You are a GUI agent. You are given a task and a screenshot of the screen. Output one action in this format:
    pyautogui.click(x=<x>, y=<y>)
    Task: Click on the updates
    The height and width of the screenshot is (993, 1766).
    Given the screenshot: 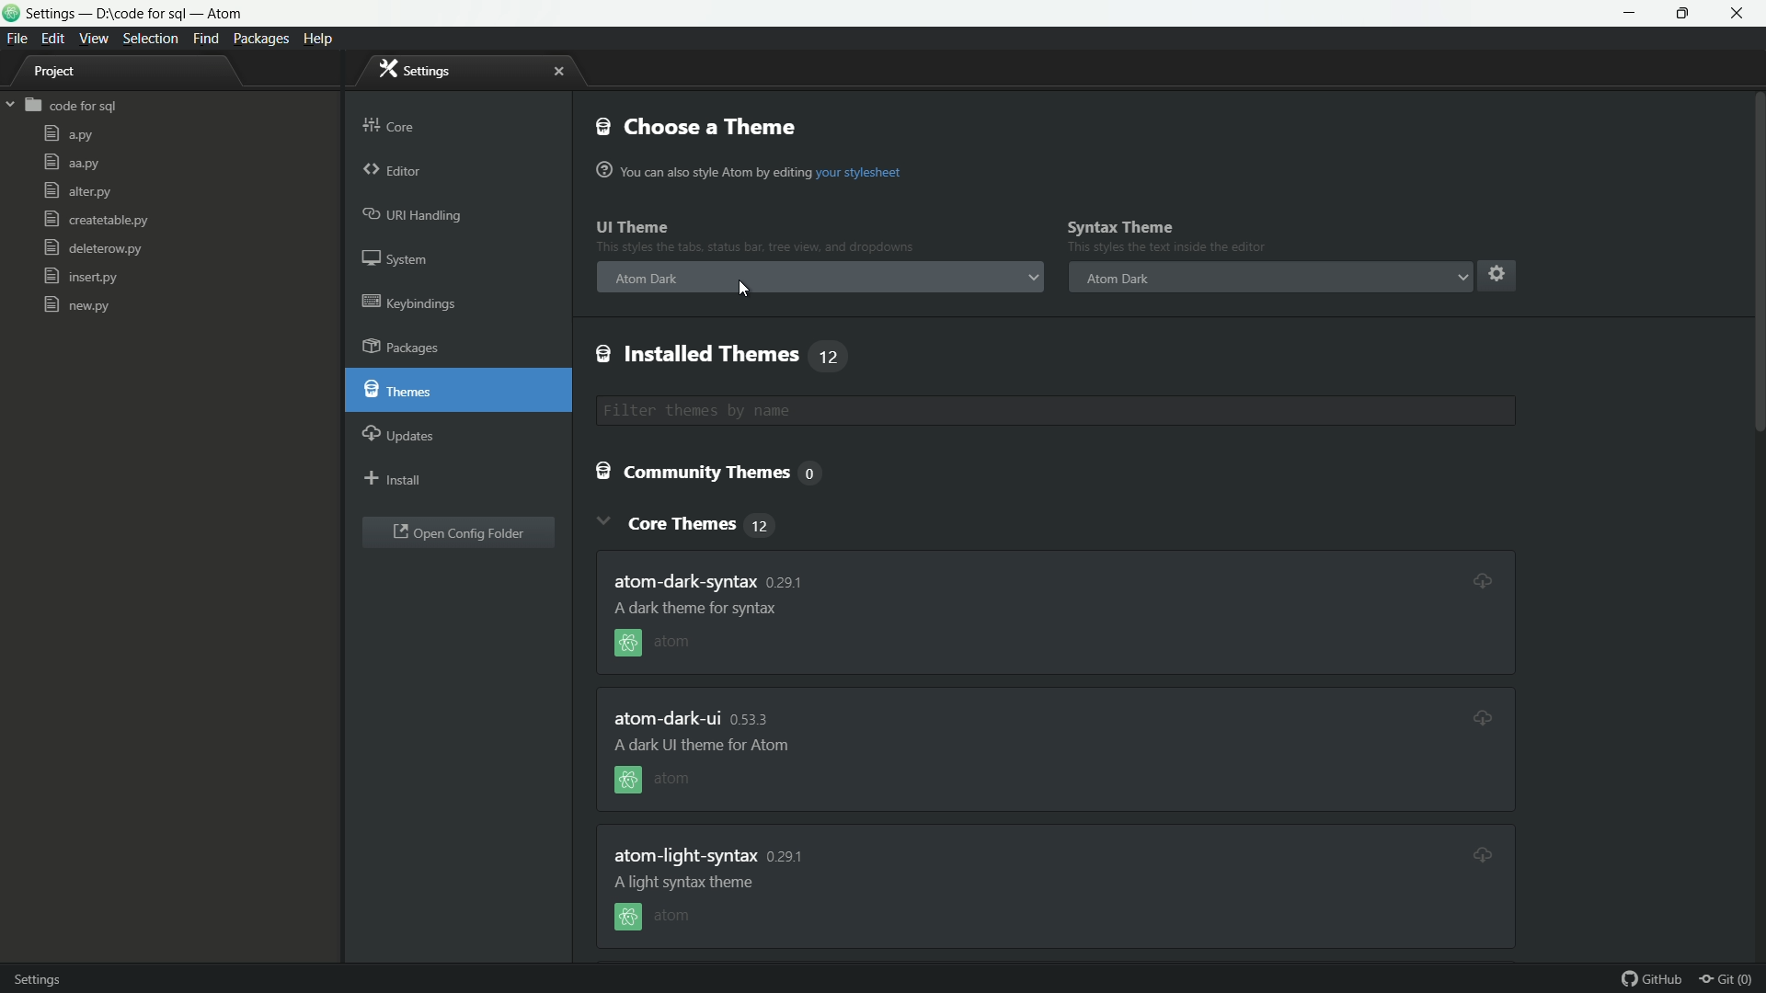 What is the action you would take?
    pyautogui.click(x=400, y=433)
    